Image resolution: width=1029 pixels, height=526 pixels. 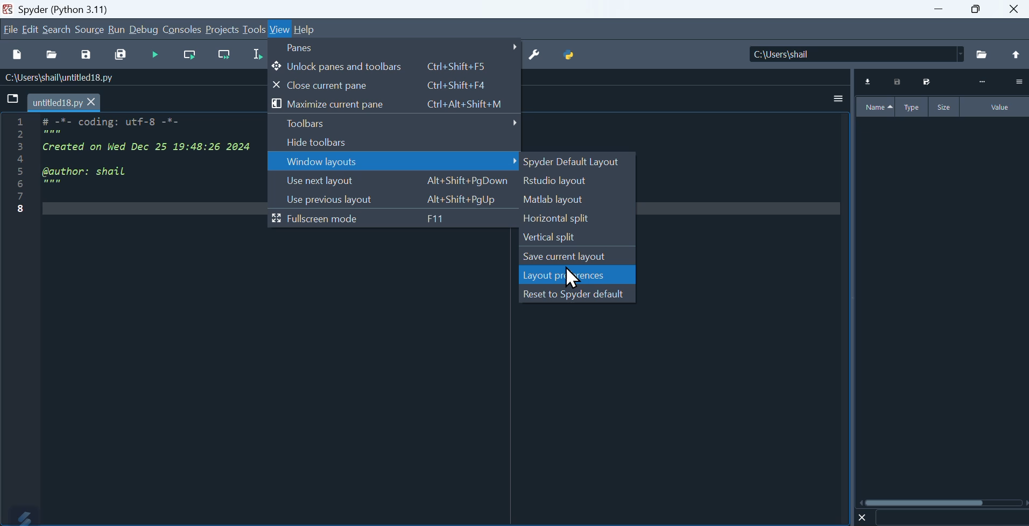 What do you see at coordinates (189, 56) in the screenshot?
I see `Run current cell` at bounding box center [189, 56].